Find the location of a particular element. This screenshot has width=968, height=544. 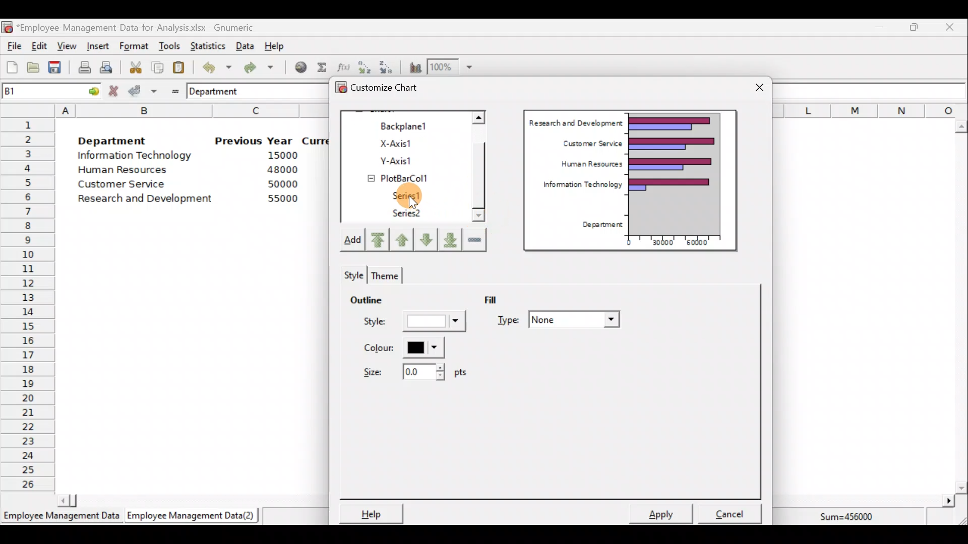

Department is located at coordinates (220, 91).